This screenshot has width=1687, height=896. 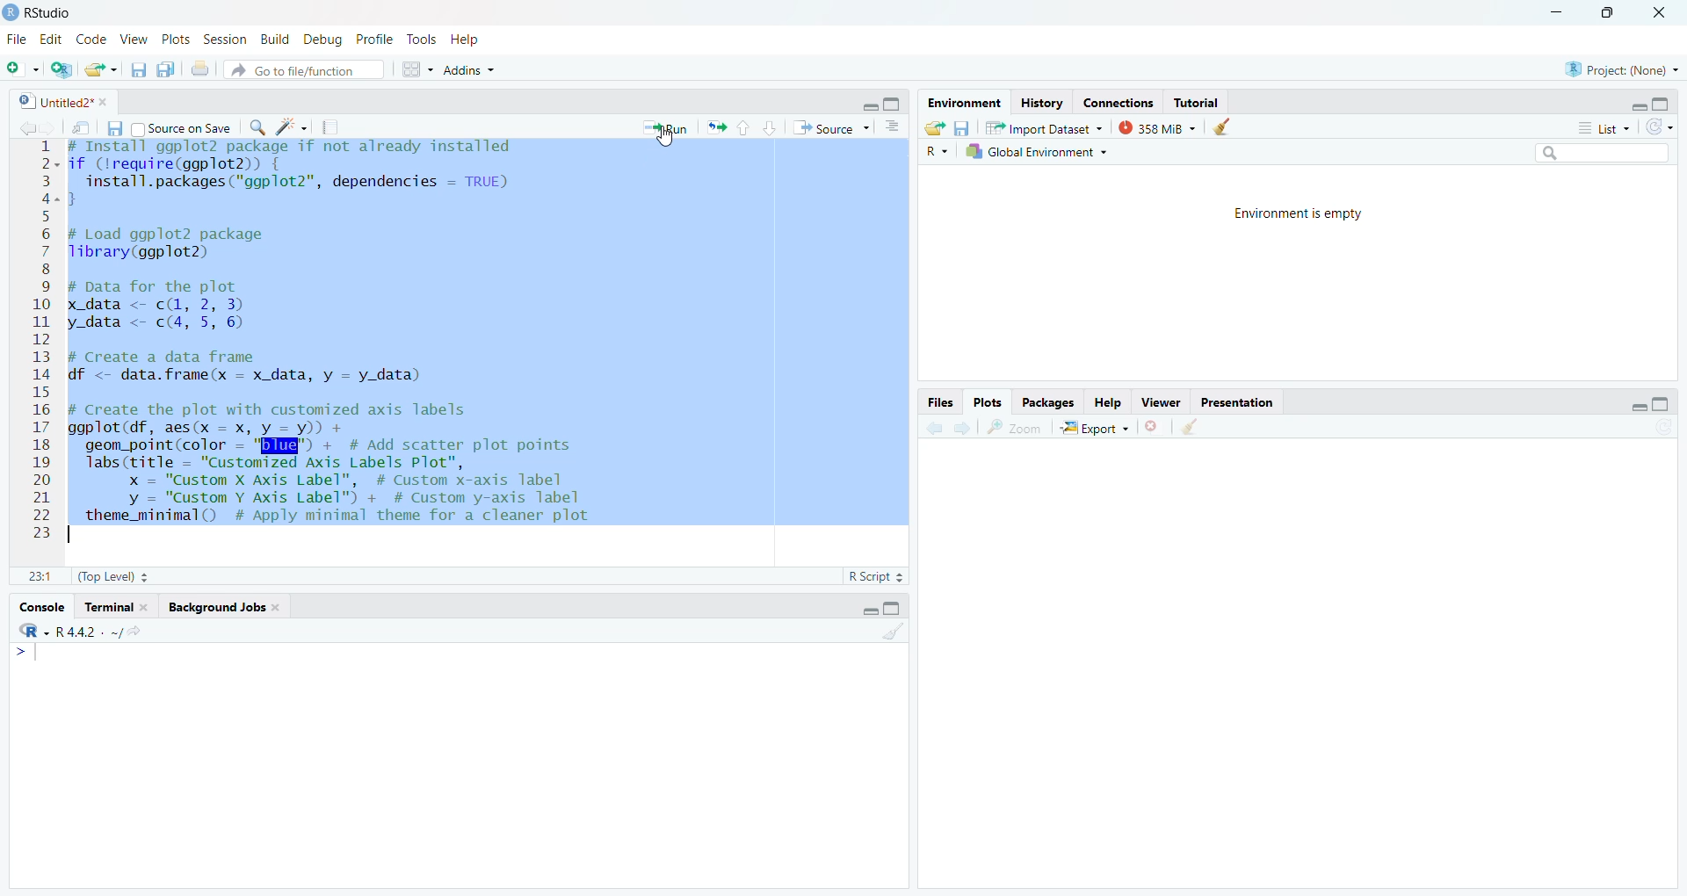 What do you see at coordinates (1601, 128) in the screenshot?
I see `List -` at bounding box center [1601, 128].